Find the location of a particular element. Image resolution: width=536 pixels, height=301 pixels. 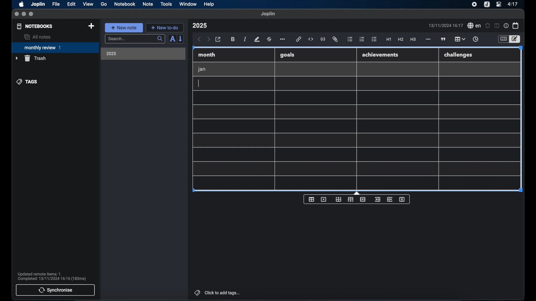

text cursor is located at coordinates (199, 83).